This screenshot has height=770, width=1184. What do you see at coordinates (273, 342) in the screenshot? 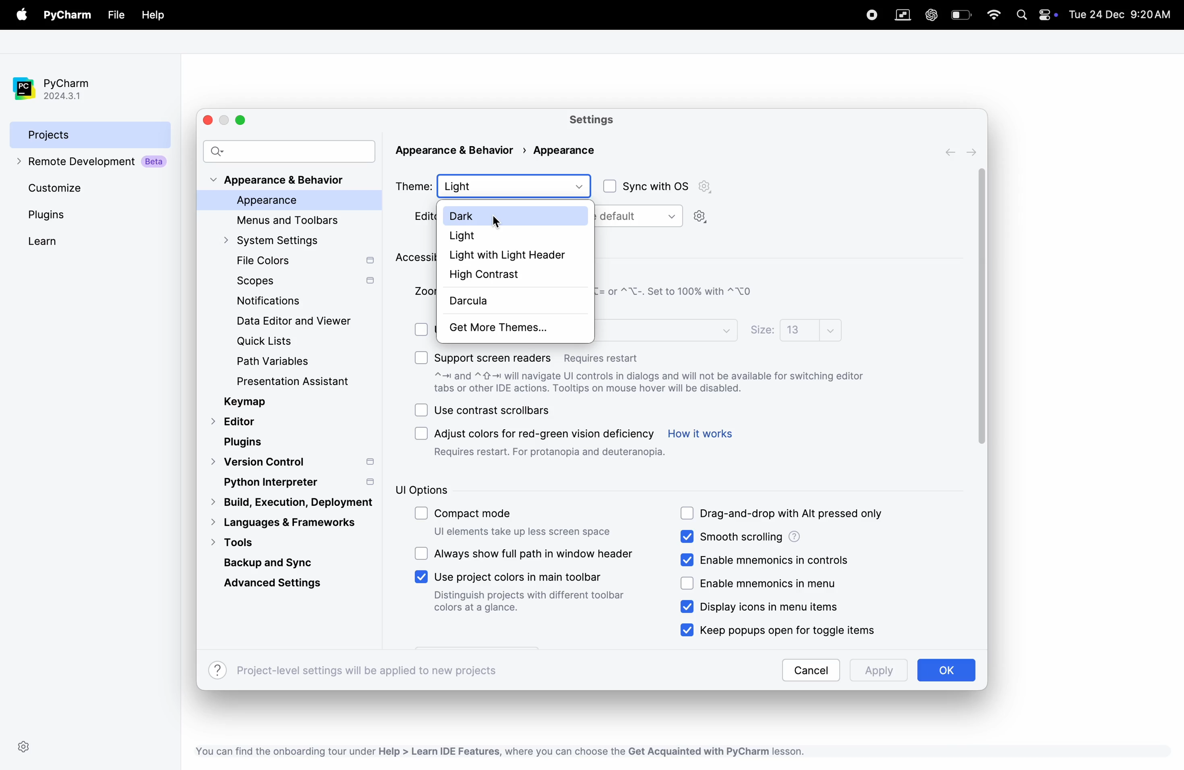
I see `Quick lists` at bounding box center [273, 342].